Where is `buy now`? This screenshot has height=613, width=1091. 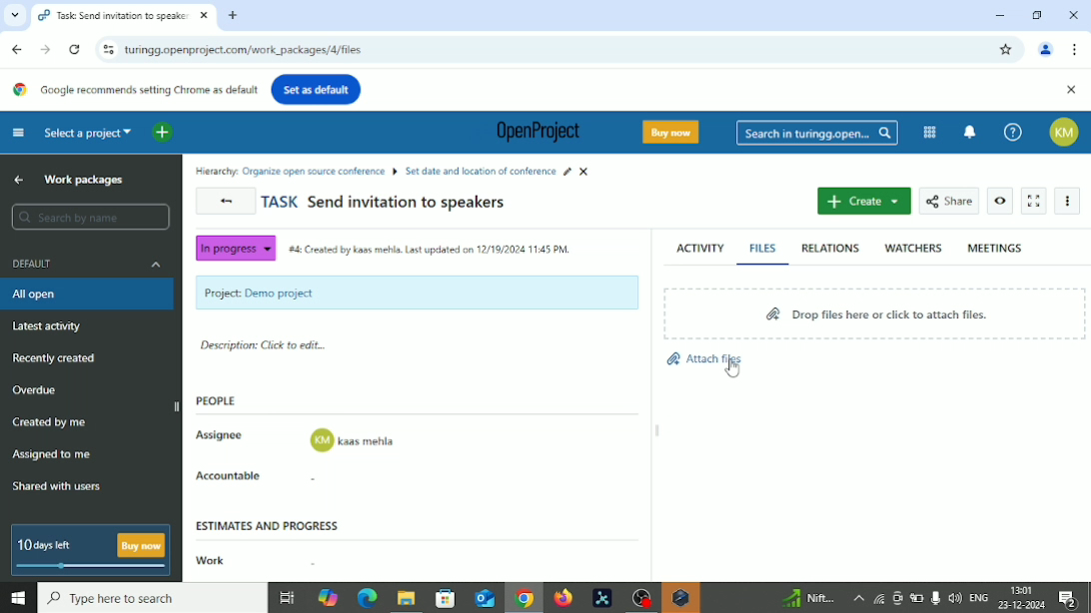 buy now is located at coordinates (142, 545).